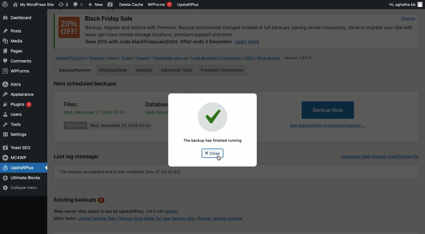  I want to click on Wed, November 27, 2024 03:42, so click(155, 112).